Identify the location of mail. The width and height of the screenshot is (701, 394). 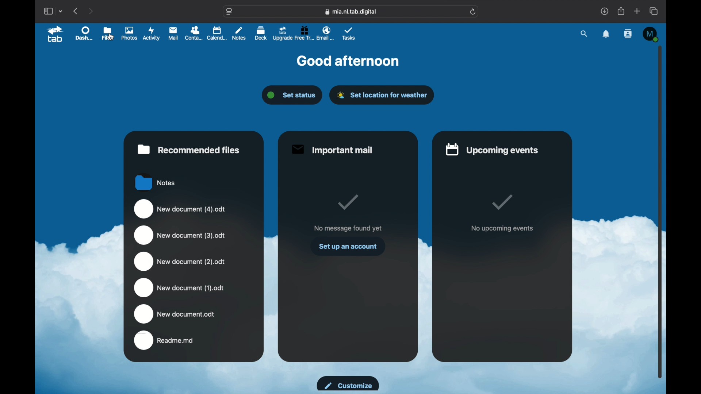
(173, 33).